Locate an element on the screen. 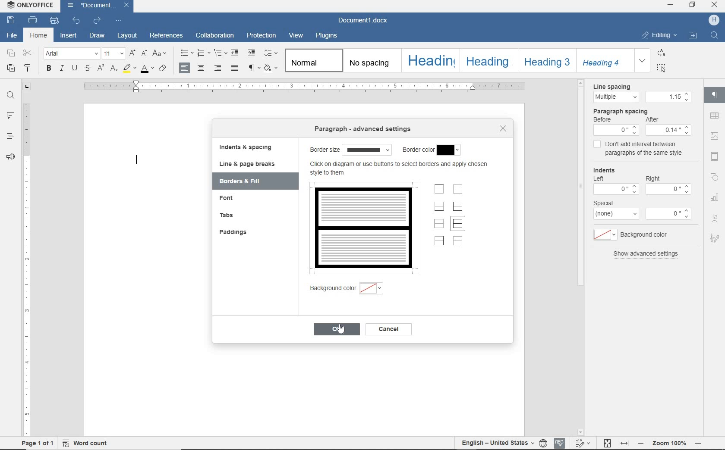  borders & fill is located at coordinates (246, 181).